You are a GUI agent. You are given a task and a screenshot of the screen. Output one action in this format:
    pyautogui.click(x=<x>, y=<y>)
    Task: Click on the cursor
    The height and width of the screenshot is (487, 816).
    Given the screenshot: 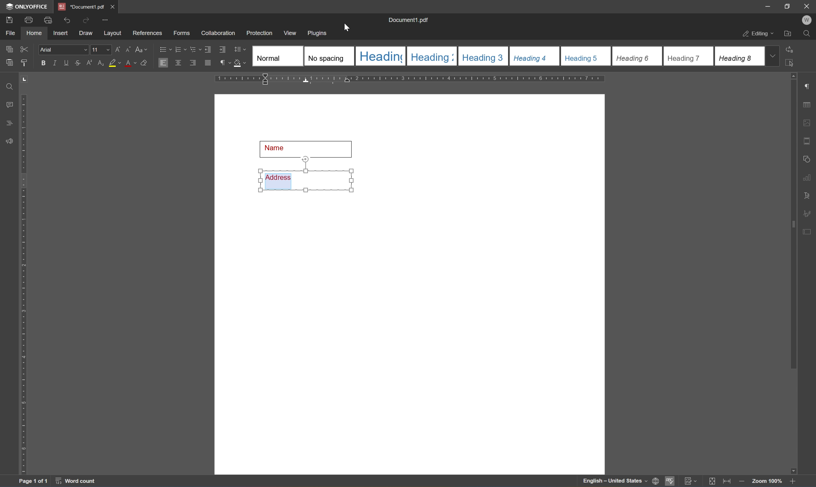 What is the action you would take?
    pyautogui.click(x=347, y=29)
    